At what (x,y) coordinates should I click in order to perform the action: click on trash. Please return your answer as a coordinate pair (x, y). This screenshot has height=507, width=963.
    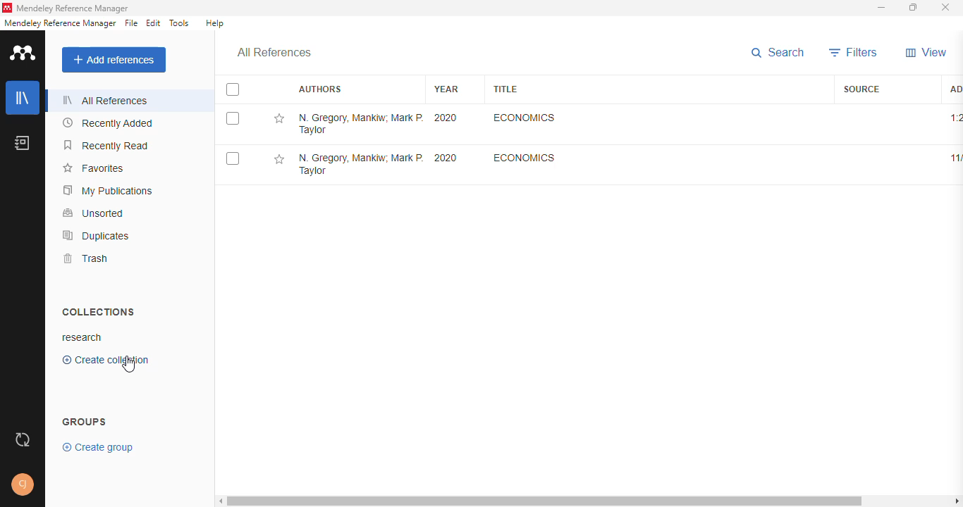
    Looking at the image, I should click on (85, 258).